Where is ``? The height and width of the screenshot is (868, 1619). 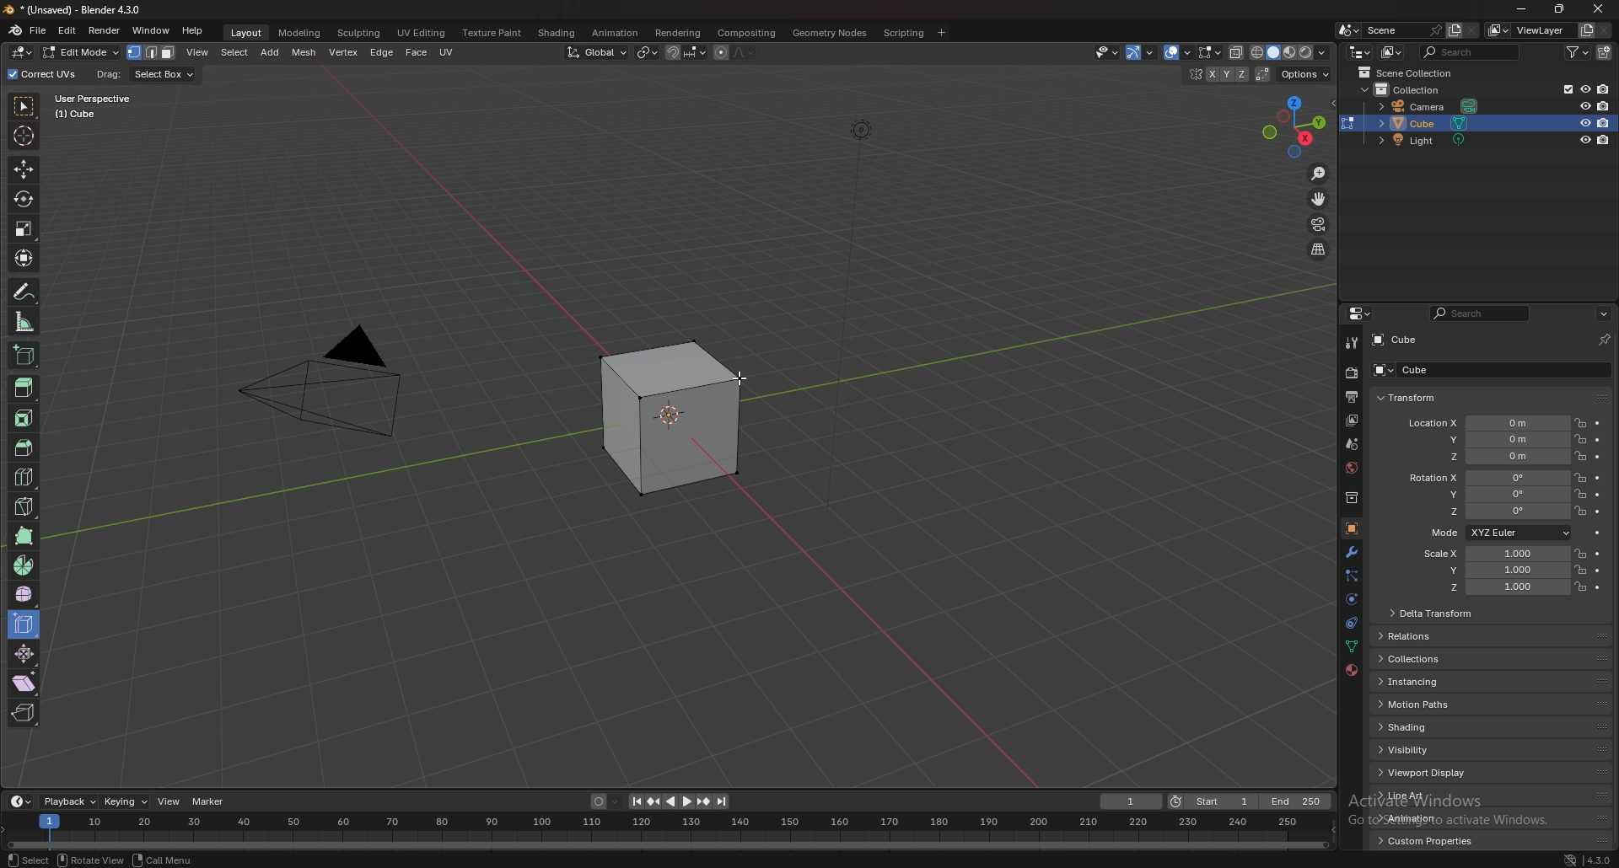  is located at coordinates (1105, 52).